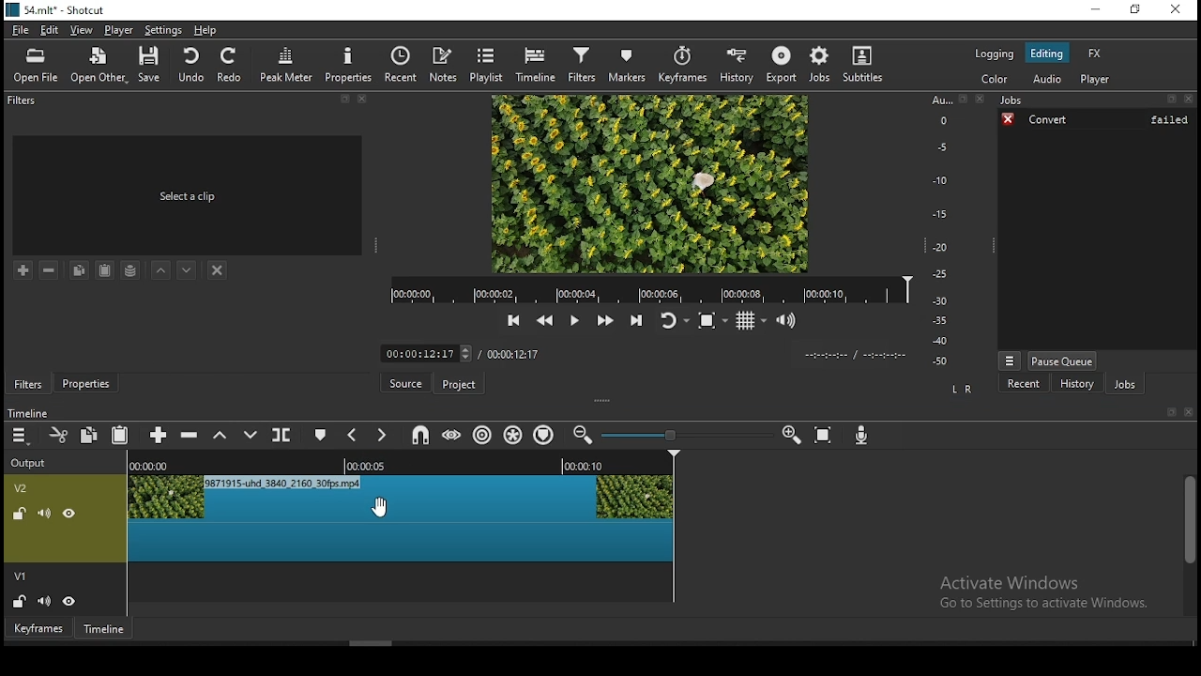  What do you see at coordinates (78, 269) in the screenshot?
I see `copy` at bounding box center [78, 269].